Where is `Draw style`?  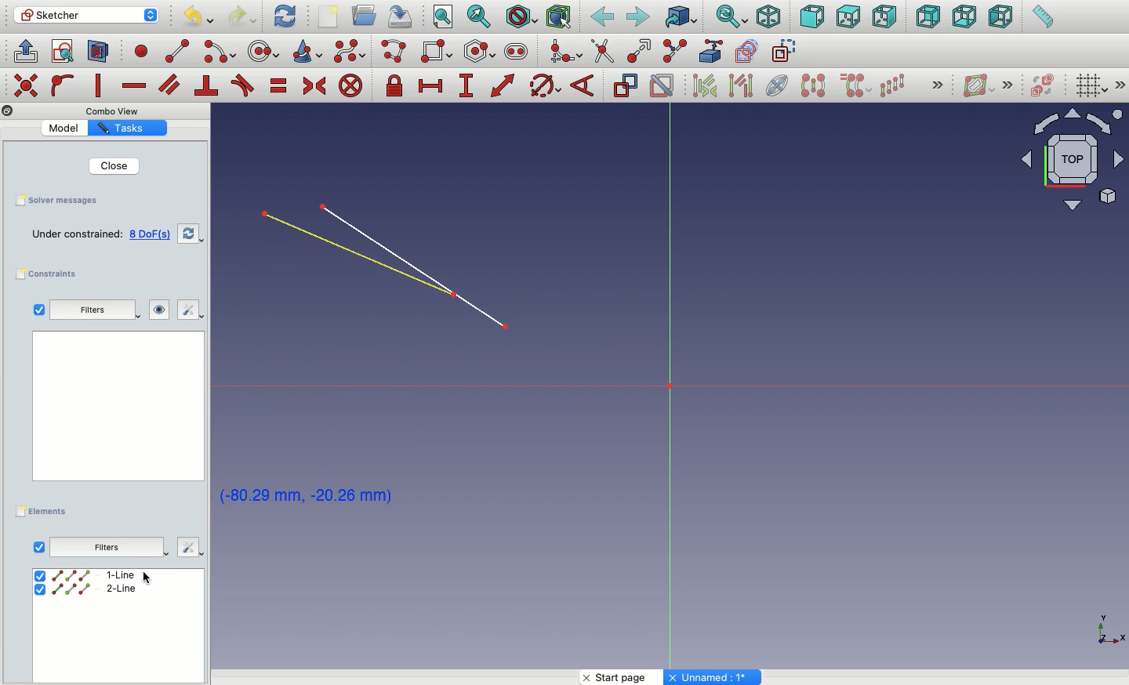 Draw style is located at coordinates (521, 16).